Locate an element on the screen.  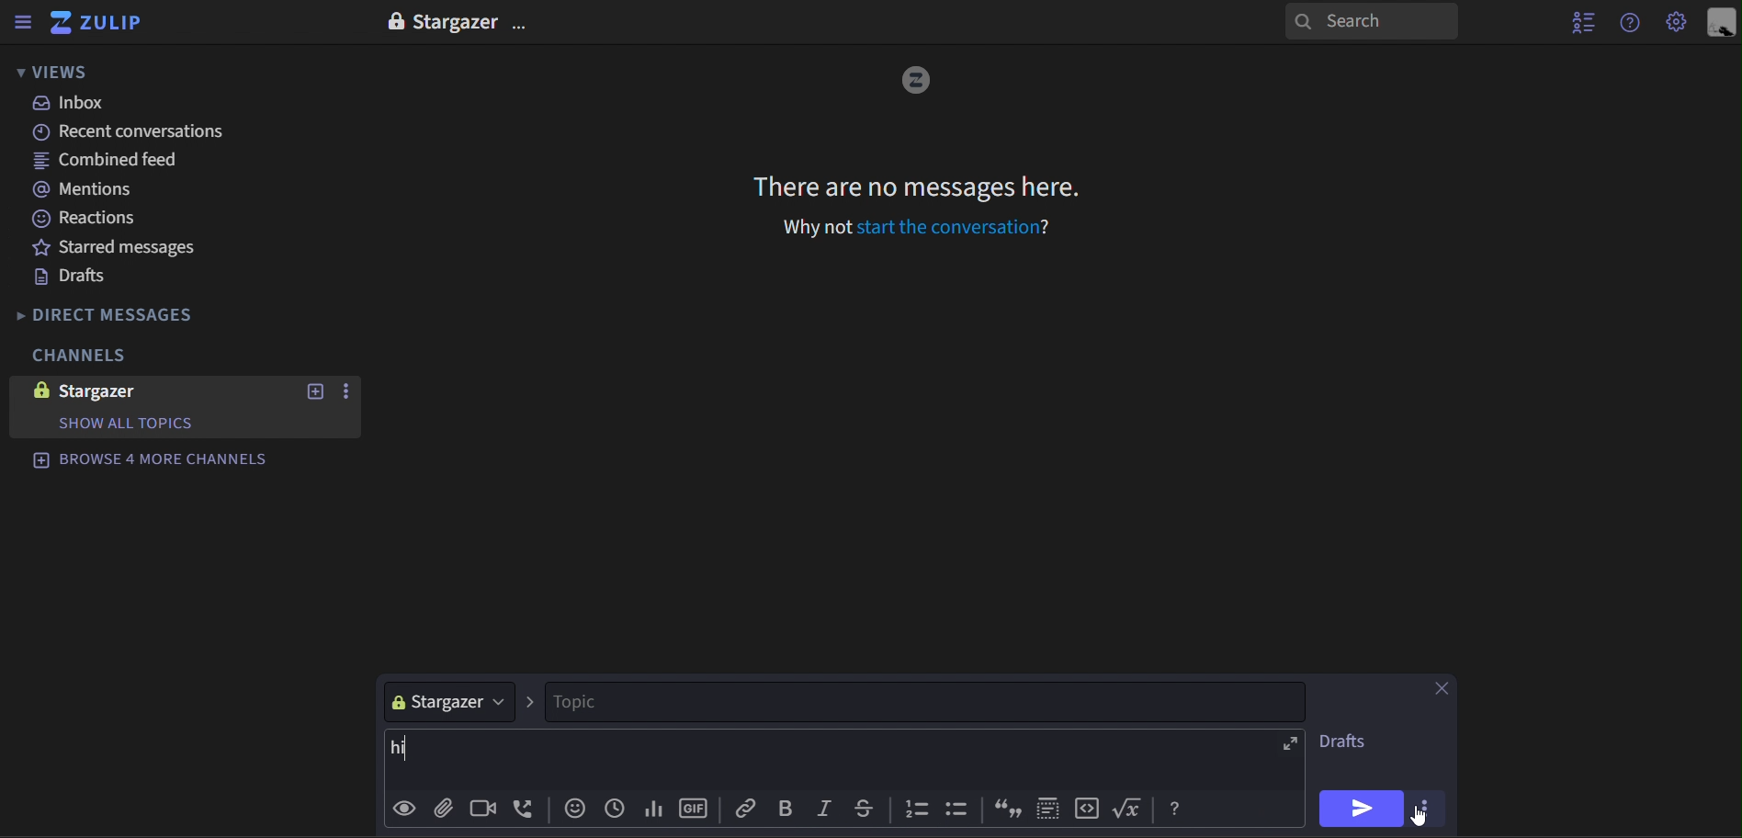
combined feed is located at coordinates (124, 159).